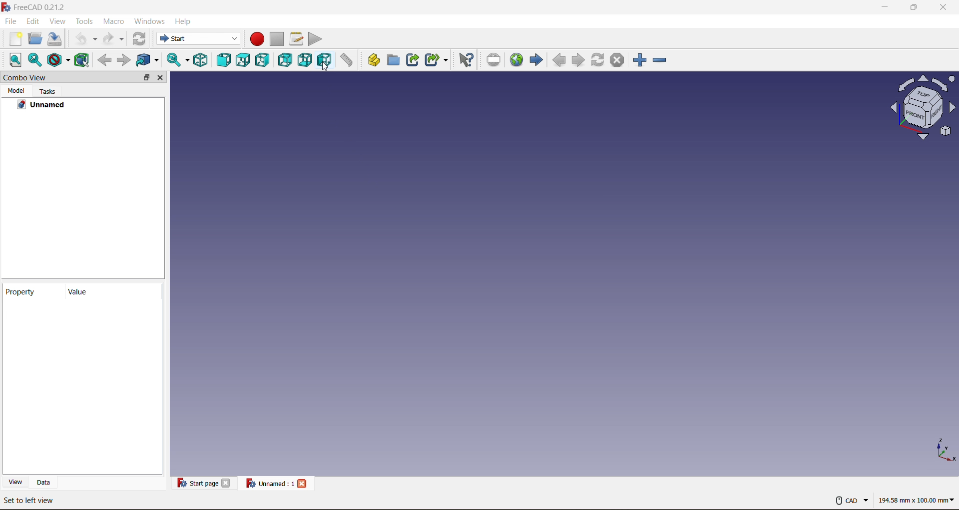  I want to click on Help, so click(183, 20).